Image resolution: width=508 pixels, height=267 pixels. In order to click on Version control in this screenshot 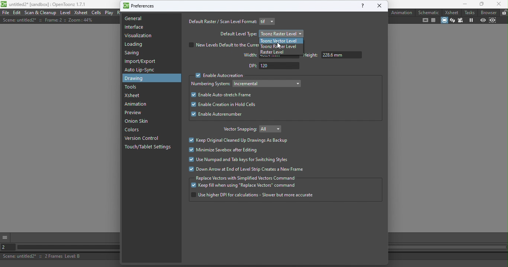, I will do `click(143, 139)`.